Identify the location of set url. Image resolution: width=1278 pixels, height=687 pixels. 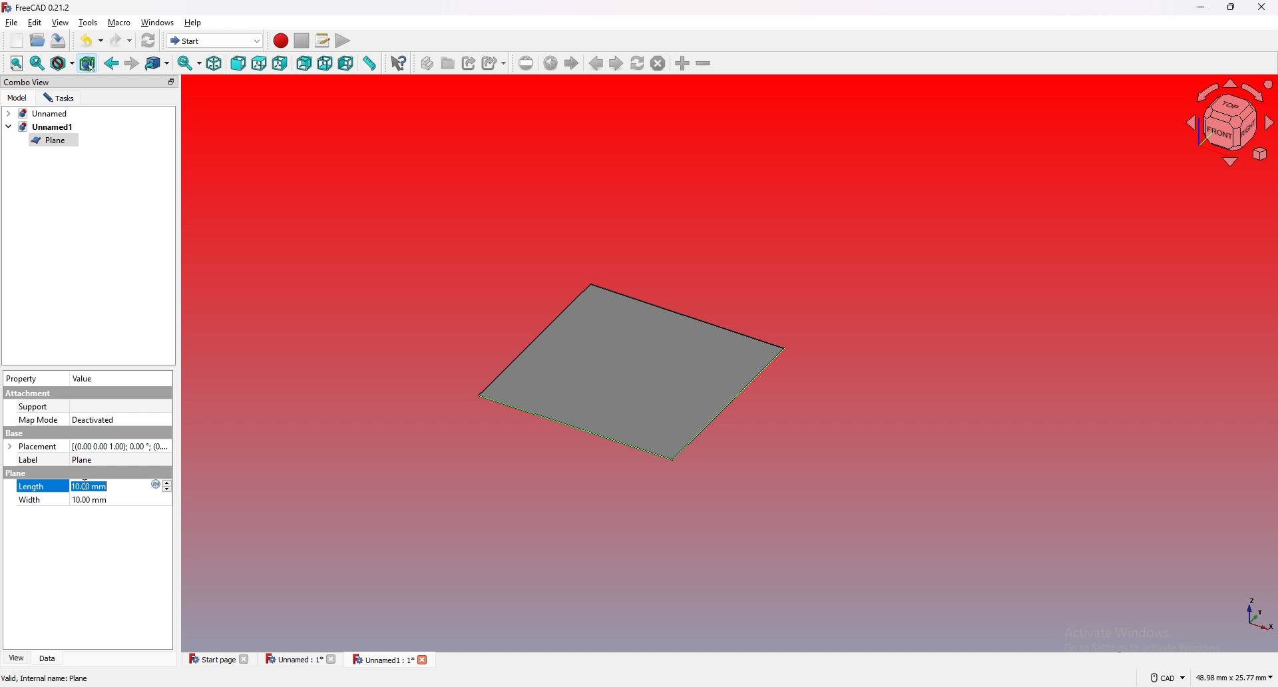
(527, 63).